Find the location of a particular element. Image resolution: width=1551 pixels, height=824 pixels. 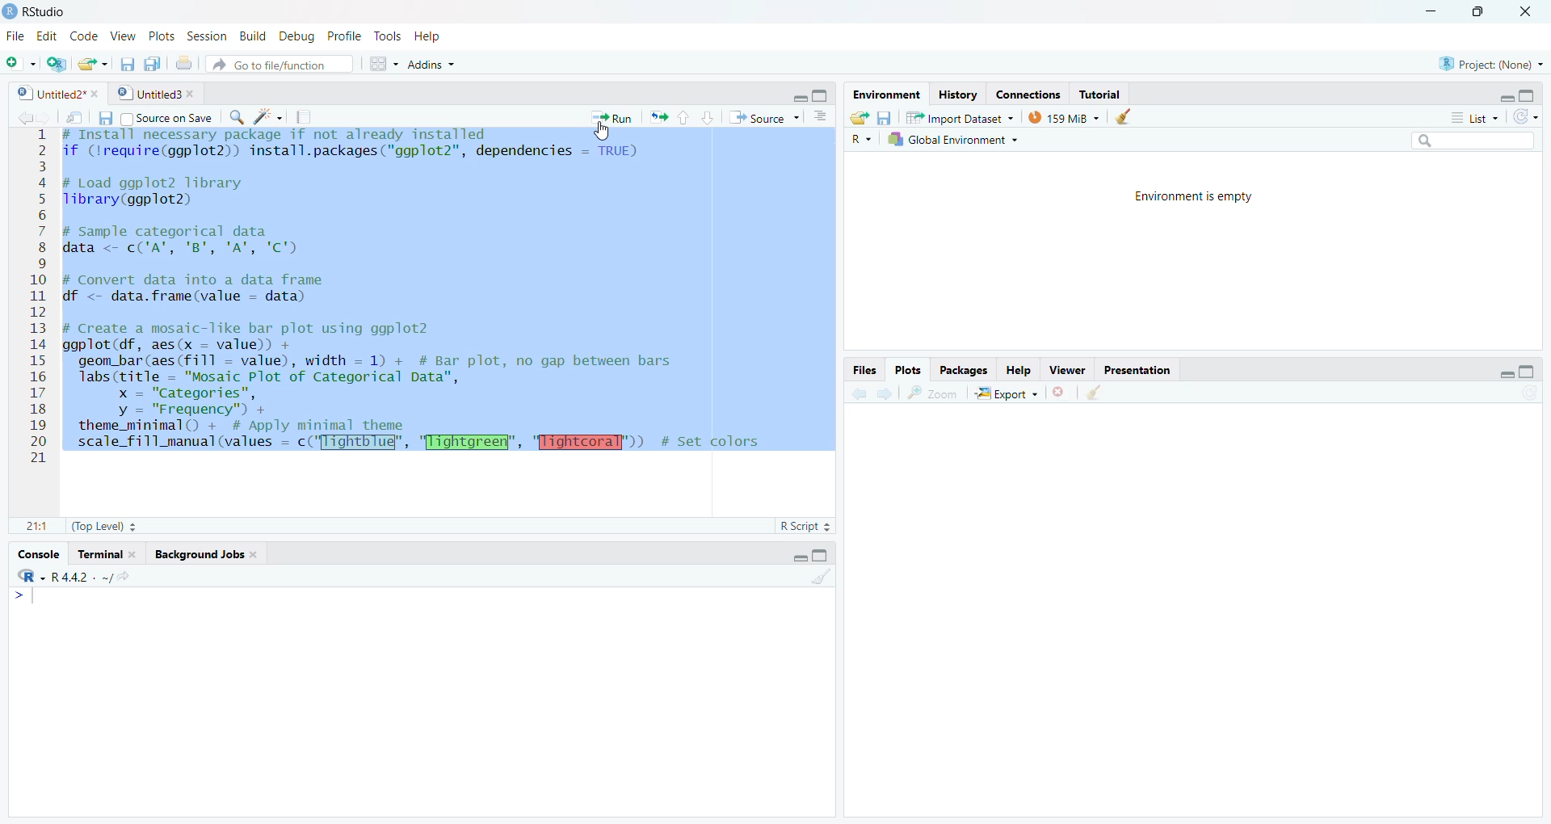

Close is located at coordinates (1526, 14).